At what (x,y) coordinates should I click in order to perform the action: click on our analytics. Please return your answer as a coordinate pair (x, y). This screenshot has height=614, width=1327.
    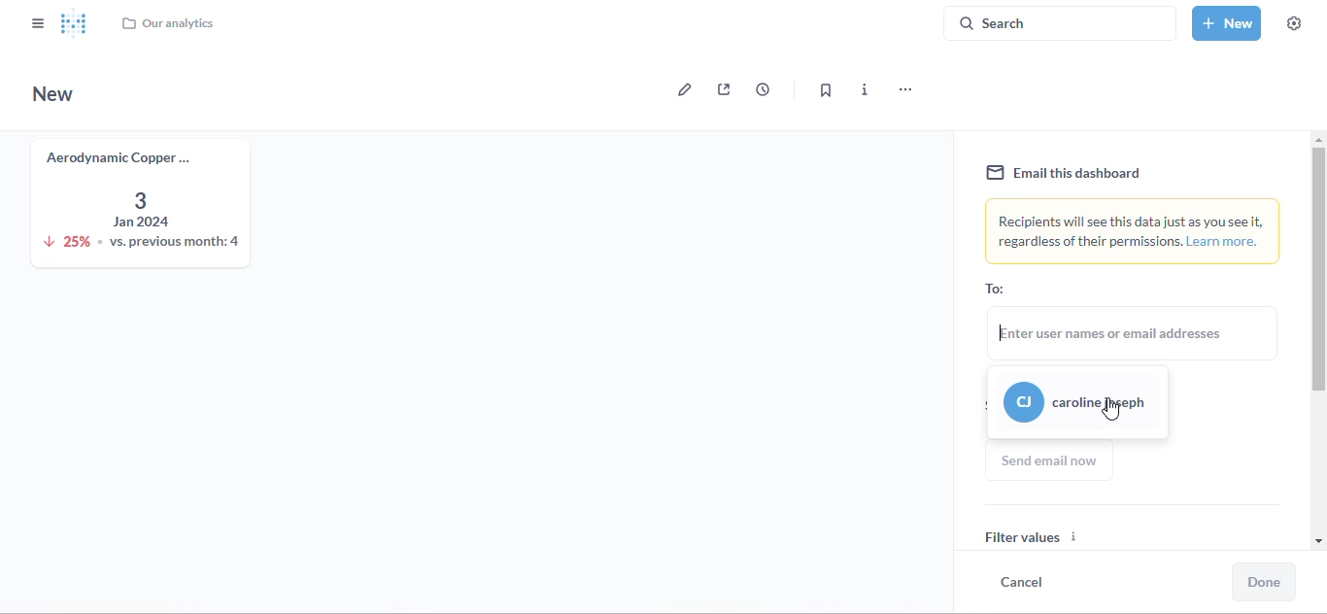
    Looking at the image, I should click on (167, 23).